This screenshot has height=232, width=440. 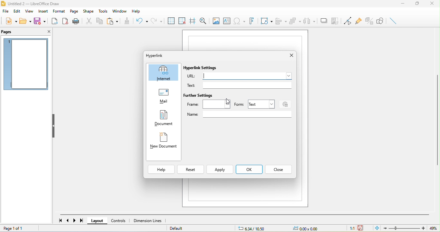 I want to click on shape, so click(x=88, y=11).